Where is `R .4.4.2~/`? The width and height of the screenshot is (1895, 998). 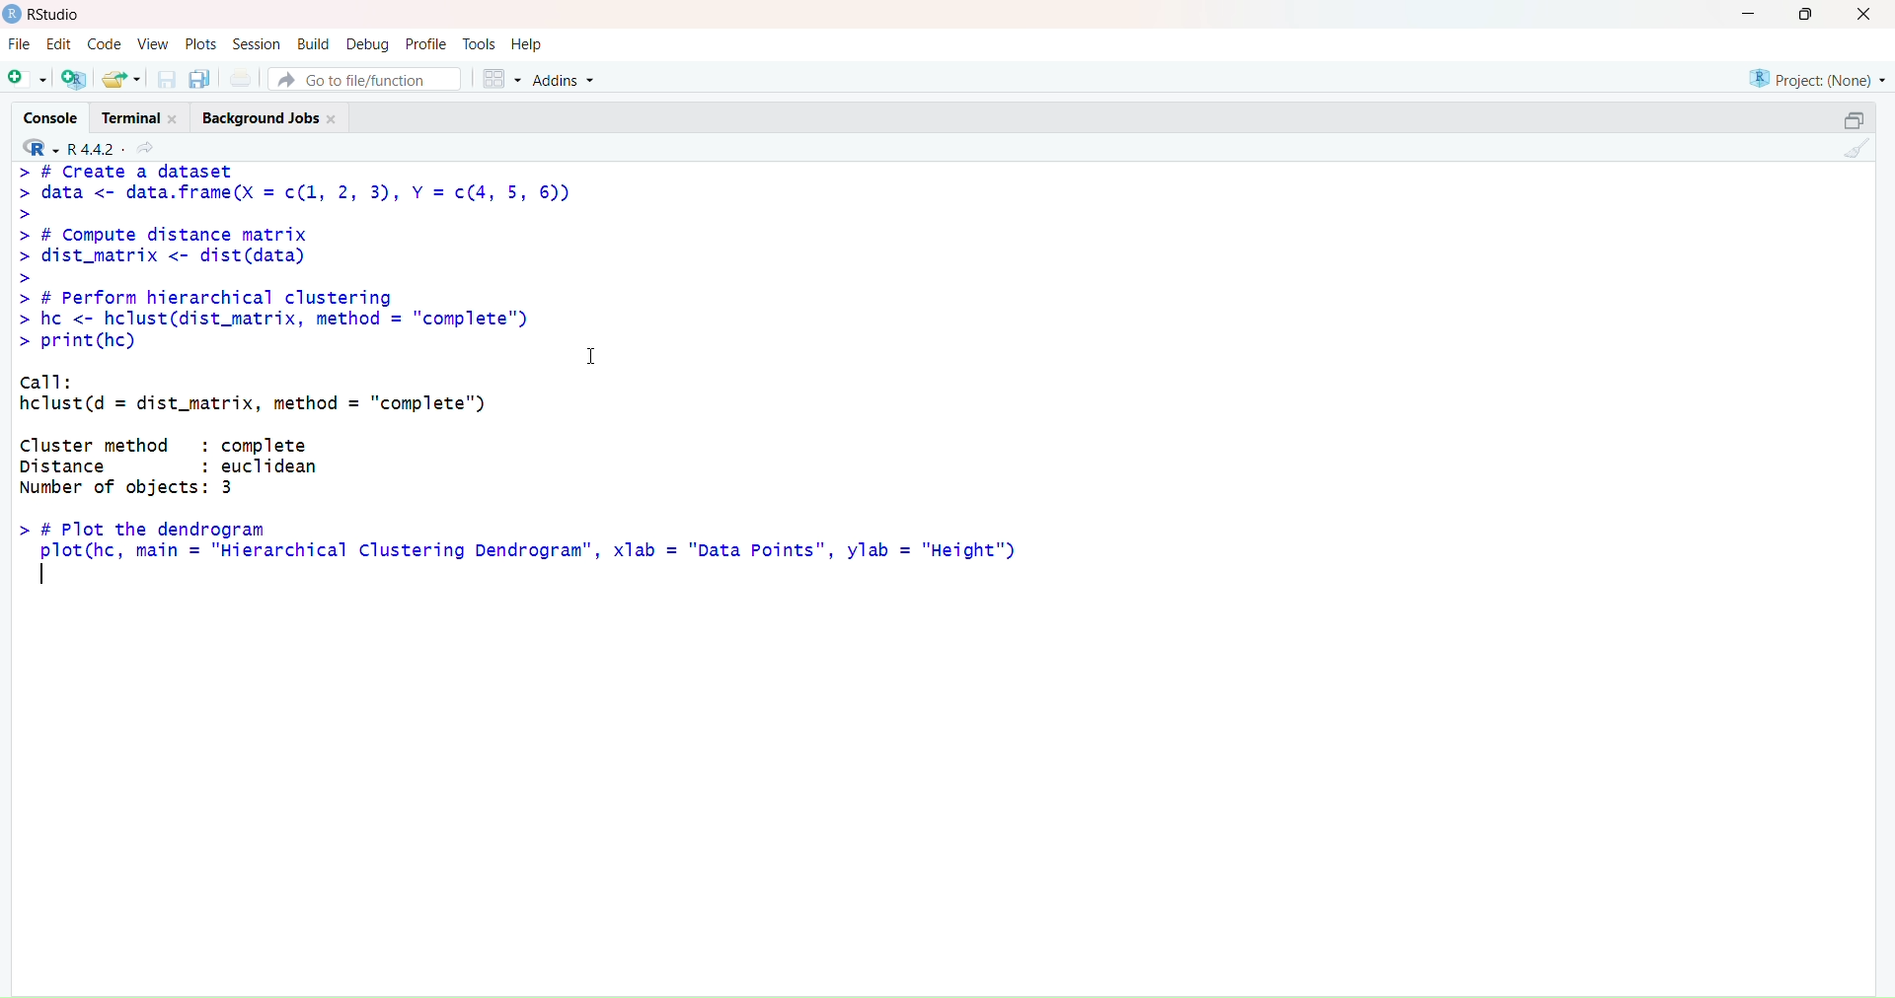 R .4.4.2~/ is located at coordinates (96, 150).